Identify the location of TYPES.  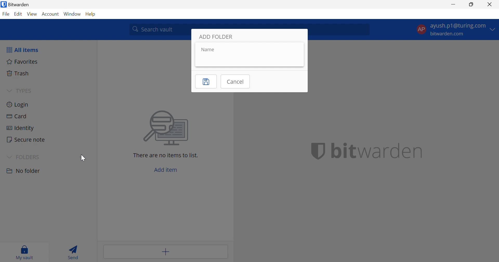
(24, 90).